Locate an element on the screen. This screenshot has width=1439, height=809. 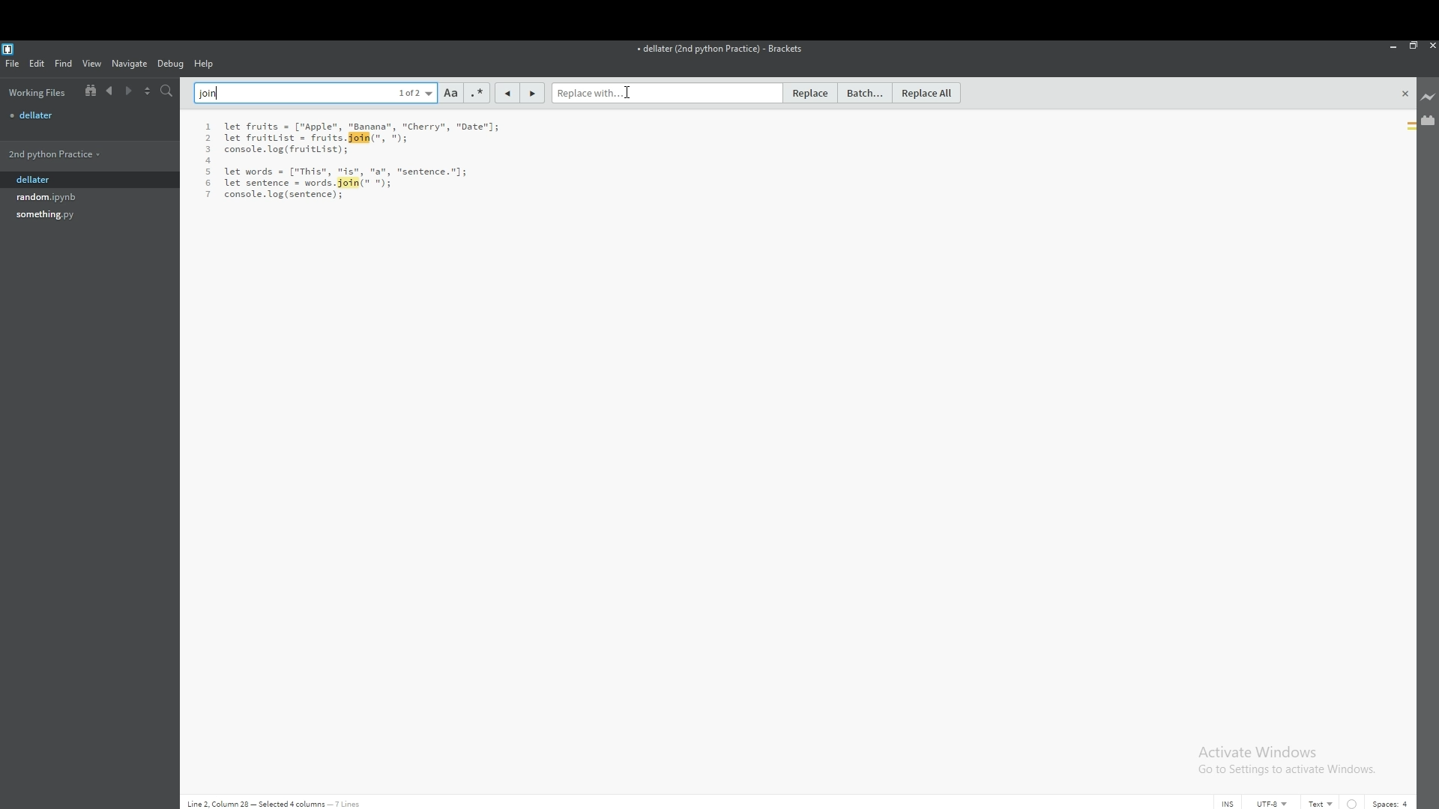
file is located at coordinates (70, 196).